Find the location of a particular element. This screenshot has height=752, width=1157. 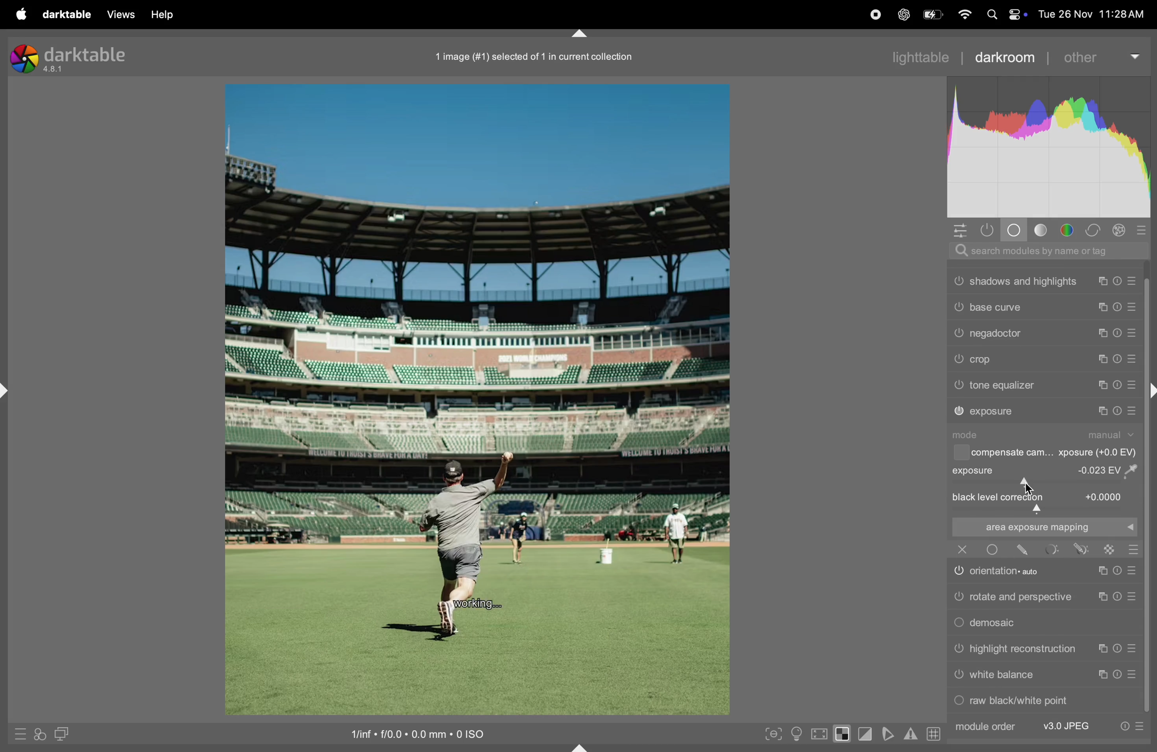

Preset is located at coordinates (1133, 649).